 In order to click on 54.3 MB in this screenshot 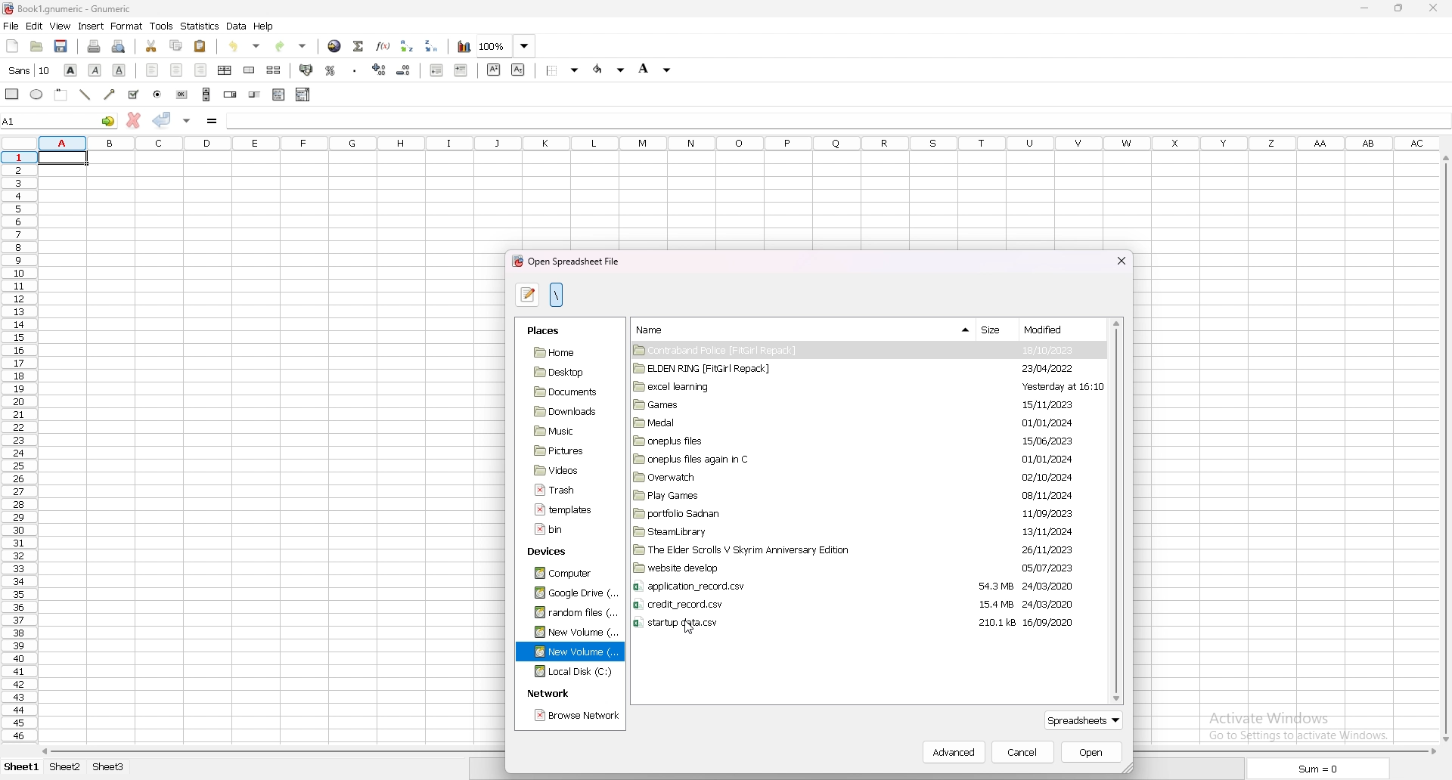, I will do `click(982, 586)`.